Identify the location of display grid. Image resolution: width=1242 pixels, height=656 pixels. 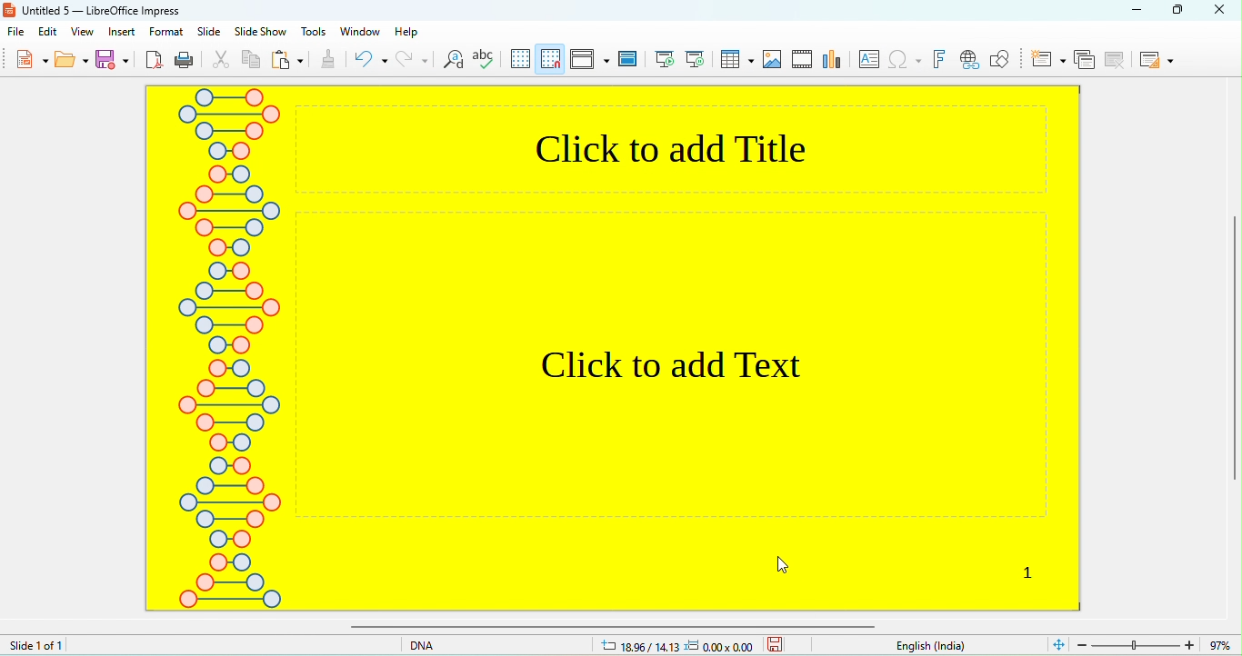
(521, 58).